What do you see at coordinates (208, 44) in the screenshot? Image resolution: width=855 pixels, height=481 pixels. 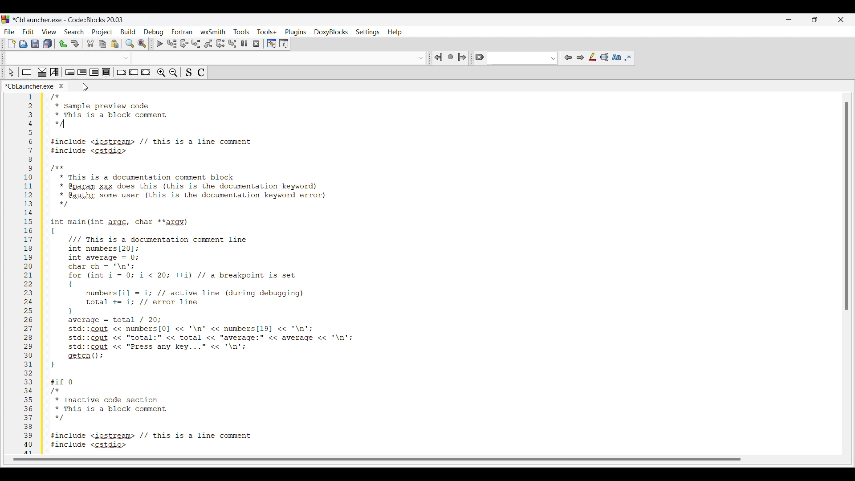 I see `Step out` at bounding box center [208, 44].